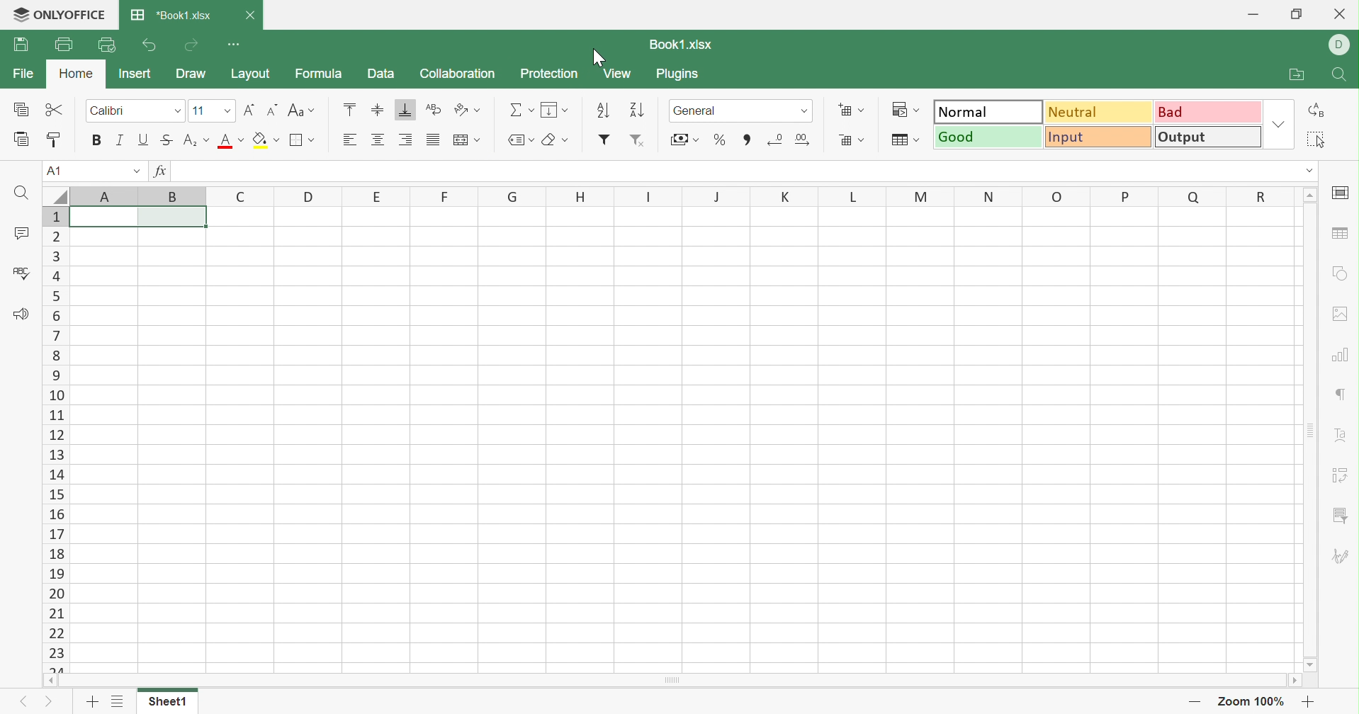 This screenshot has width=1359, height=714. What do you see at coordinates (233, 45) in the screenshot?
I see `Customize Quick Access Toolbar` at bounding box center [233, 45].